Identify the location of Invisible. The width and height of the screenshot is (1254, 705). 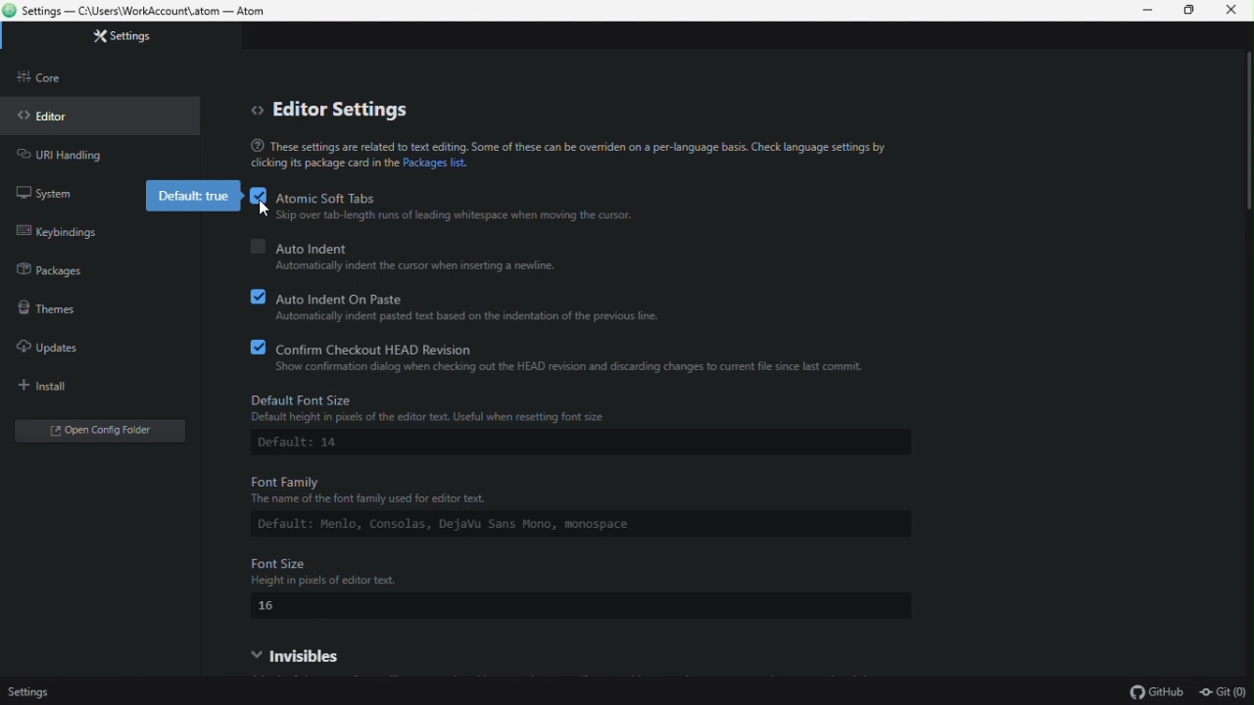
(356, 651).